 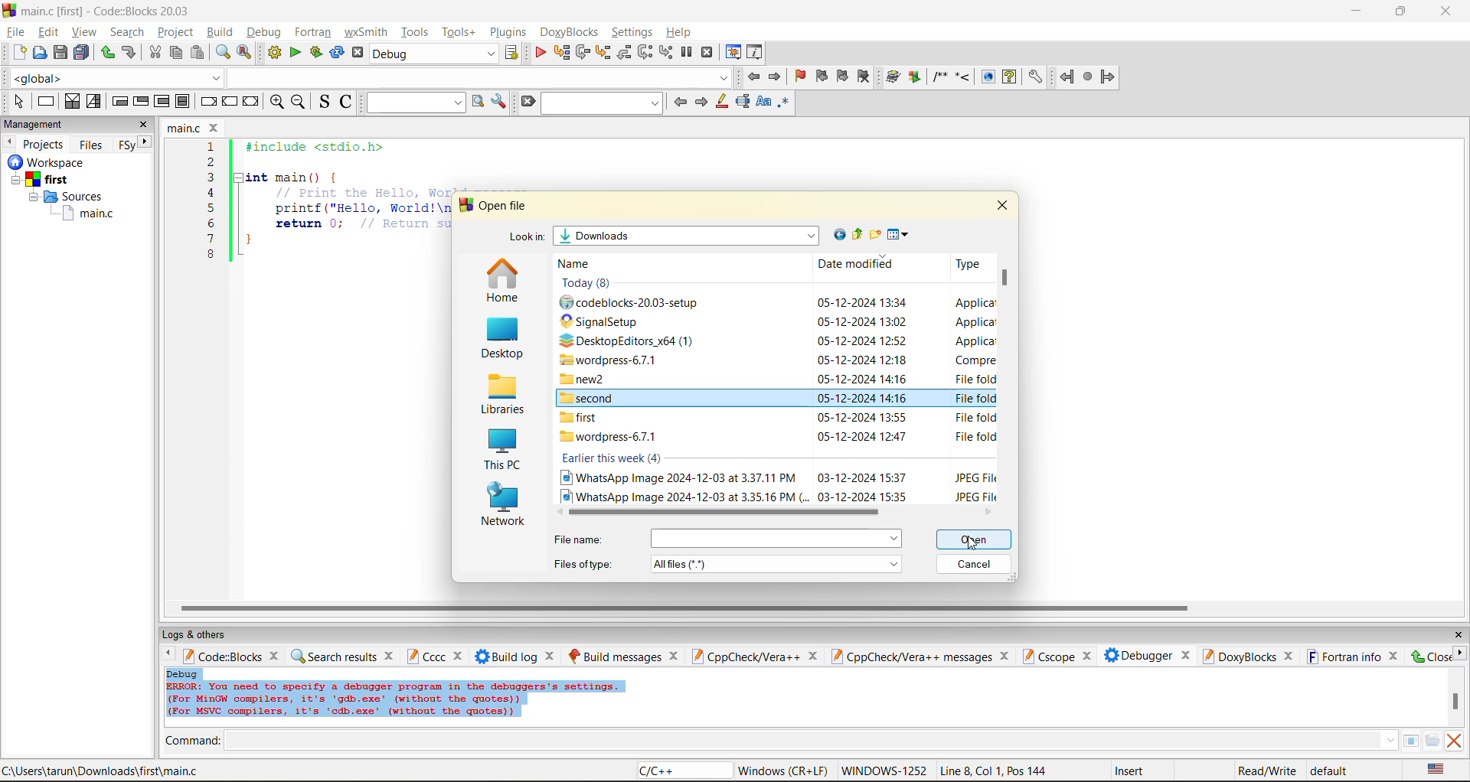 I want to click on toggle comments, so click(x=348, y=101).